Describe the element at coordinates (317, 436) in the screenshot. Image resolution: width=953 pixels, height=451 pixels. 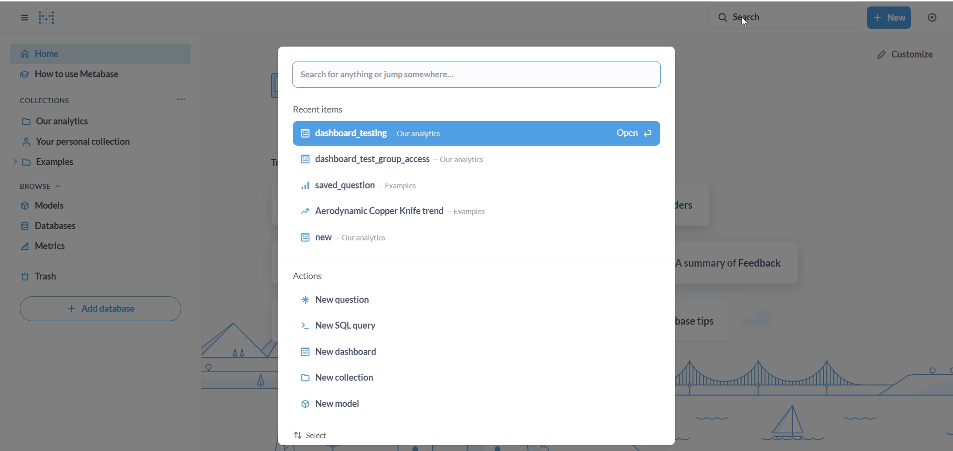
I see `select` at that location.